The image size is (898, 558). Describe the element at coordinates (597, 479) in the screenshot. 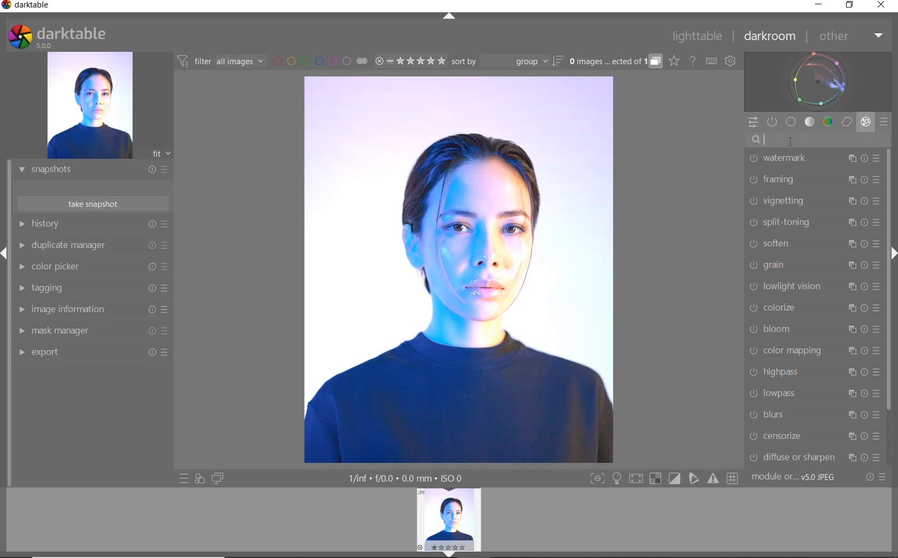

I see `Button` at that location.